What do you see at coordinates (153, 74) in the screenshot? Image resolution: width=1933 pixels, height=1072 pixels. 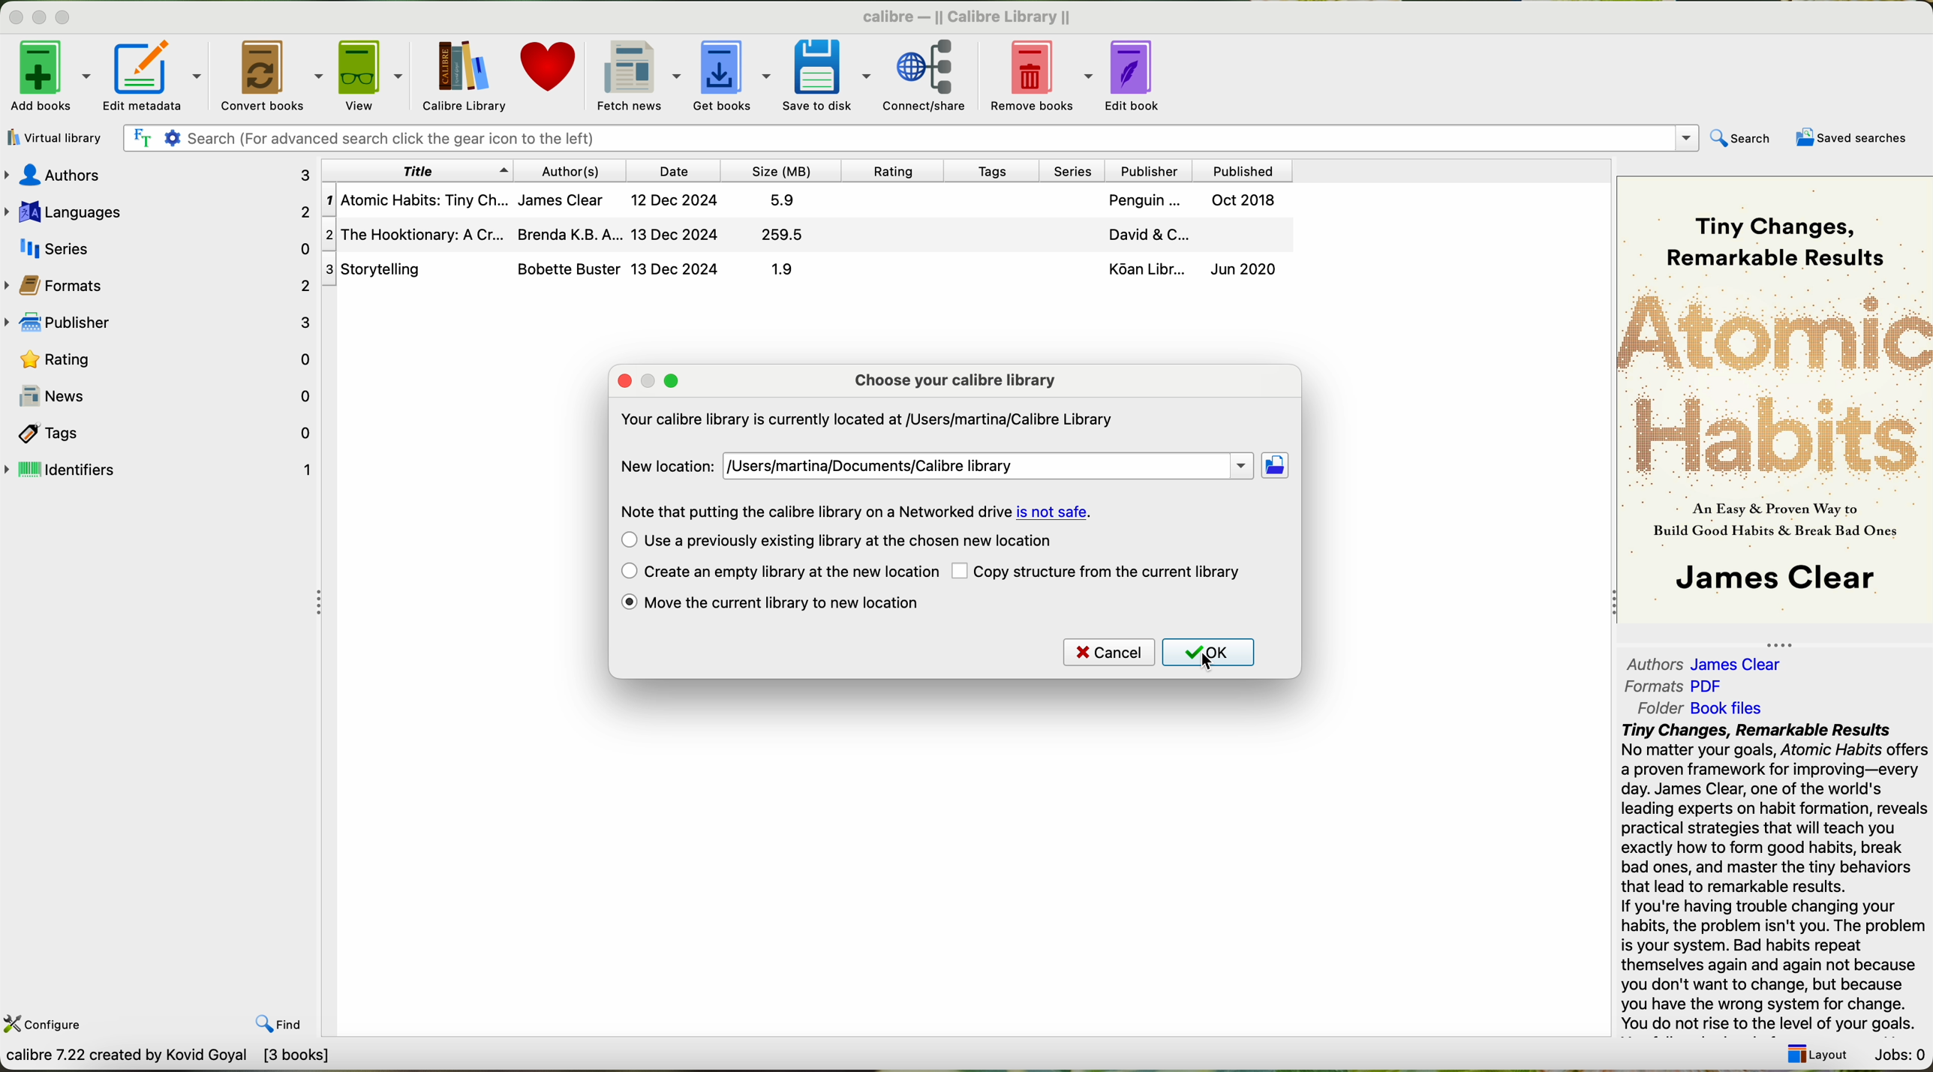 I see `edit metadata` at bounding box center [153, 74].